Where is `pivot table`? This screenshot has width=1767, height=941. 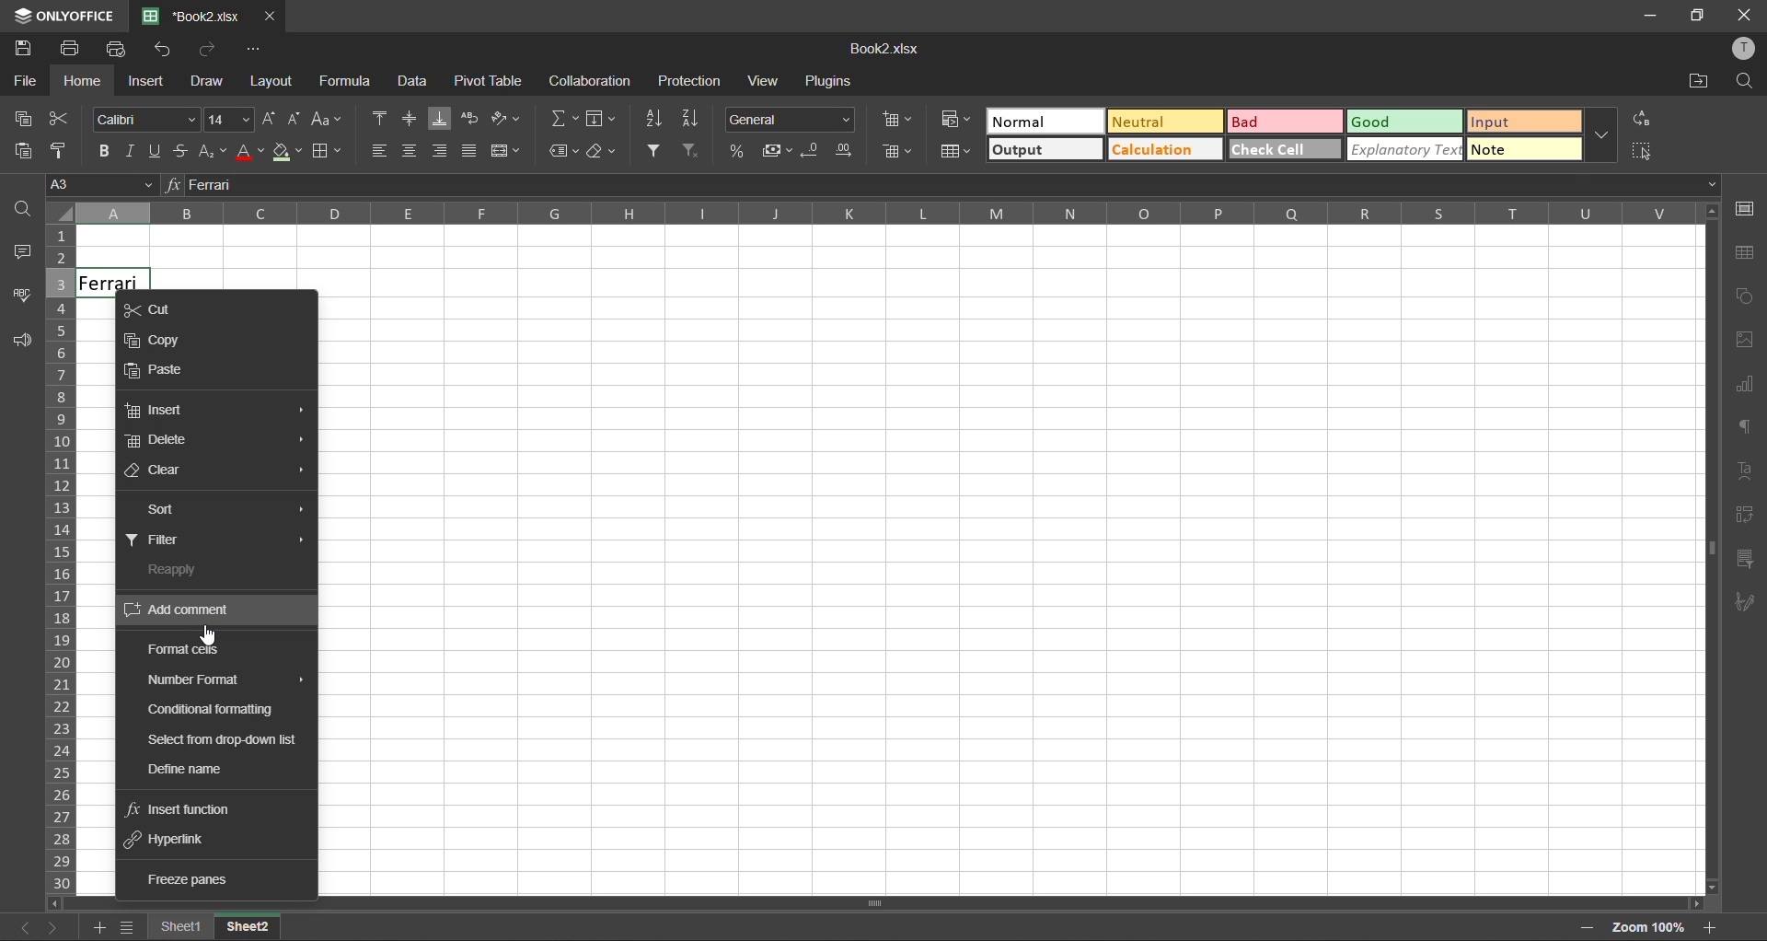 pivot table is located at coordinates (1746, 518).